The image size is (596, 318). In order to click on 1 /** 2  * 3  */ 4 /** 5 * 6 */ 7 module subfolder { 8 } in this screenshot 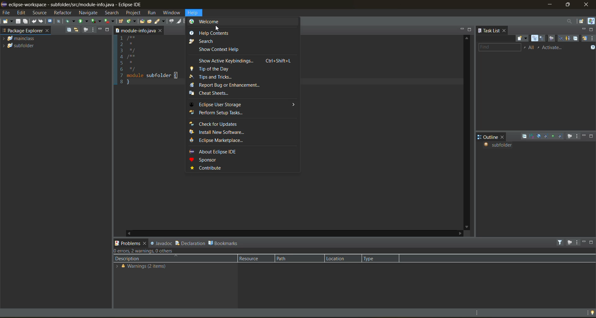, I will do `click(149, 65)`.